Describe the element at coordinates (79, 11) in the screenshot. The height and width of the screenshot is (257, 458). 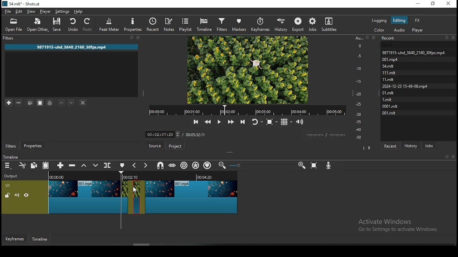
I see `help` at that location.